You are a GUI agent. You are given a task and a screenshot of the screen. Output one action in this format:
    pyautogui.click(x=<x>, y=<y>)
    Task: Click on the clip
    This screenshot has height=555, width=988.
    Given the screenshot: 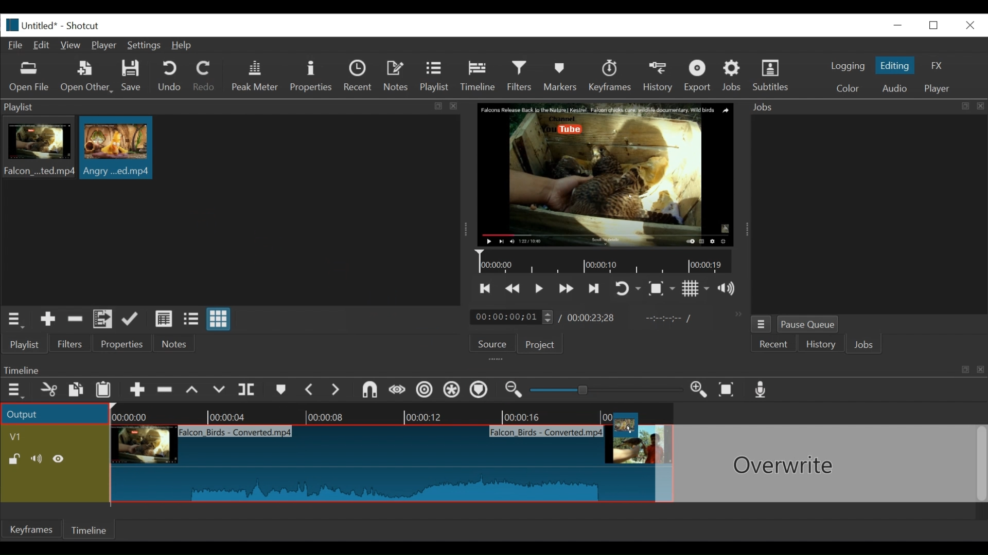 What is the action you would take?
    pyautogui.click(x=116, y=149)
    